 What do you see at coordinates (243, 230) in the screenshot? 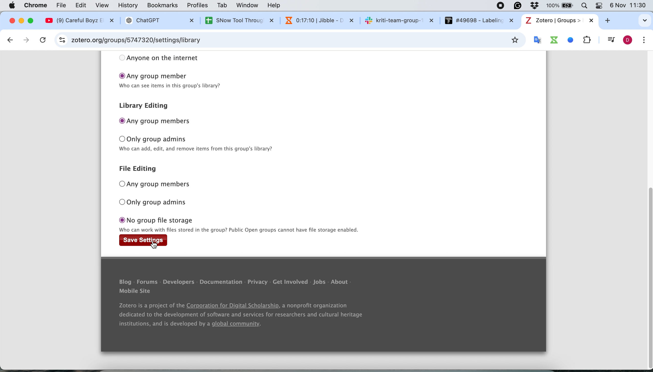
I see `text` at bounding box center [243, 230].